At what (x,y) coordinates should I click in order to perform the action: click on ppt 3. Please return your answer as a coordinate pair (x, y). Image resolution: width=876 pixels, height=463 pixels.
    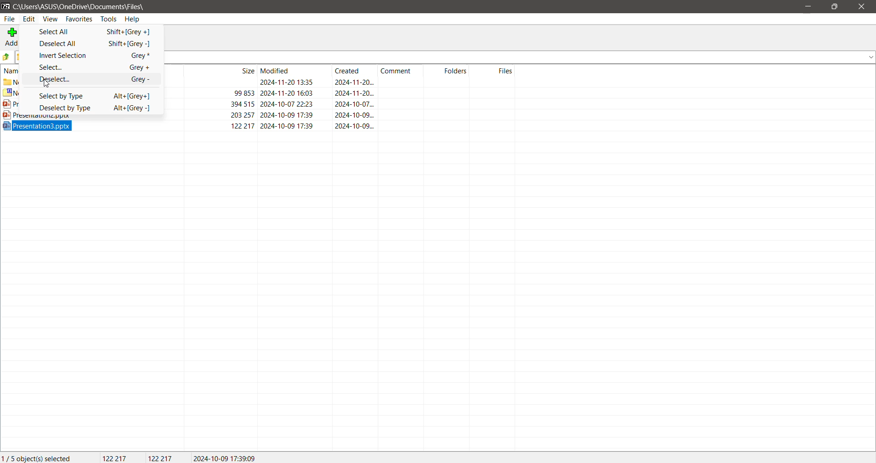
    Looking at the image, I should click on (258, 126).